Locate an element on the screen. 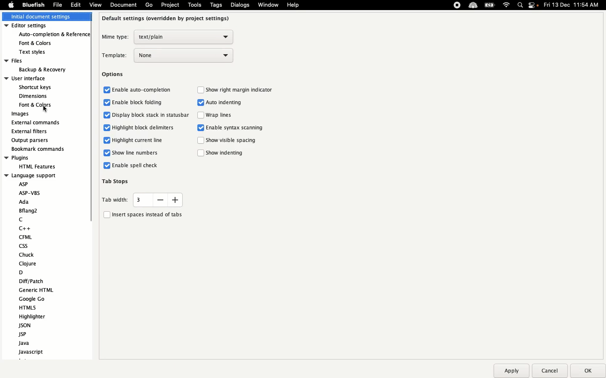  fonts and colors is located at coordinates (34, 105).